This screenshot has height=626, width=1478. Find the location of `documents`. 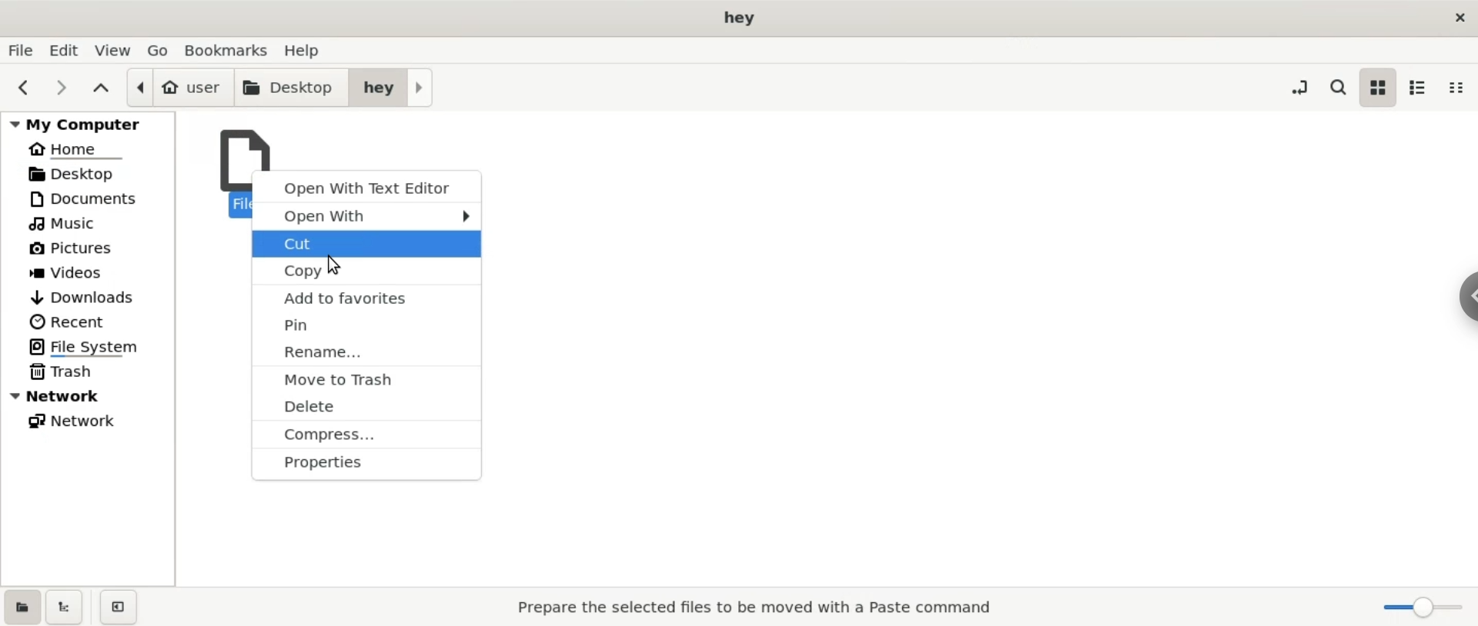

documents is located at coordinates (89, 198).